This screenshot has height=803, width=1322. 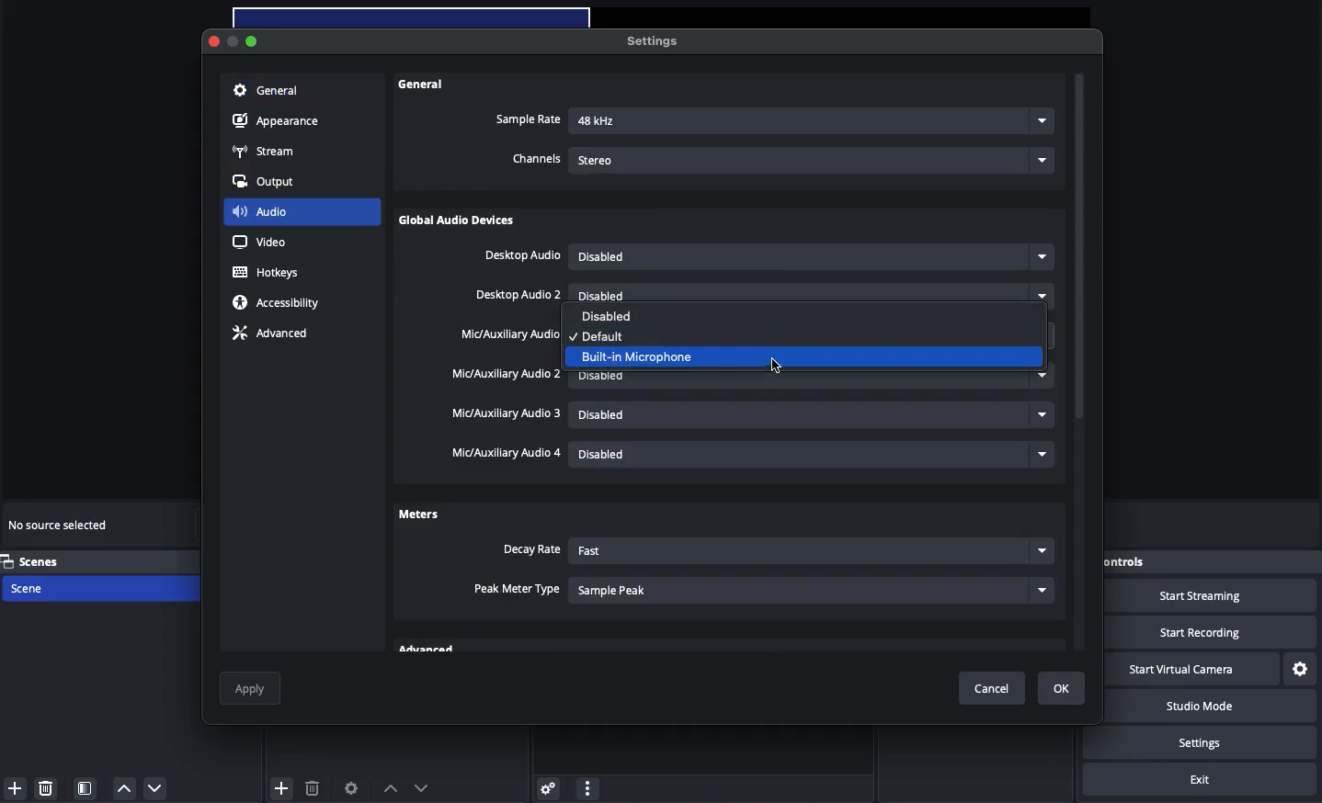 I want to click on Disabled, so click(x=780, y=334).